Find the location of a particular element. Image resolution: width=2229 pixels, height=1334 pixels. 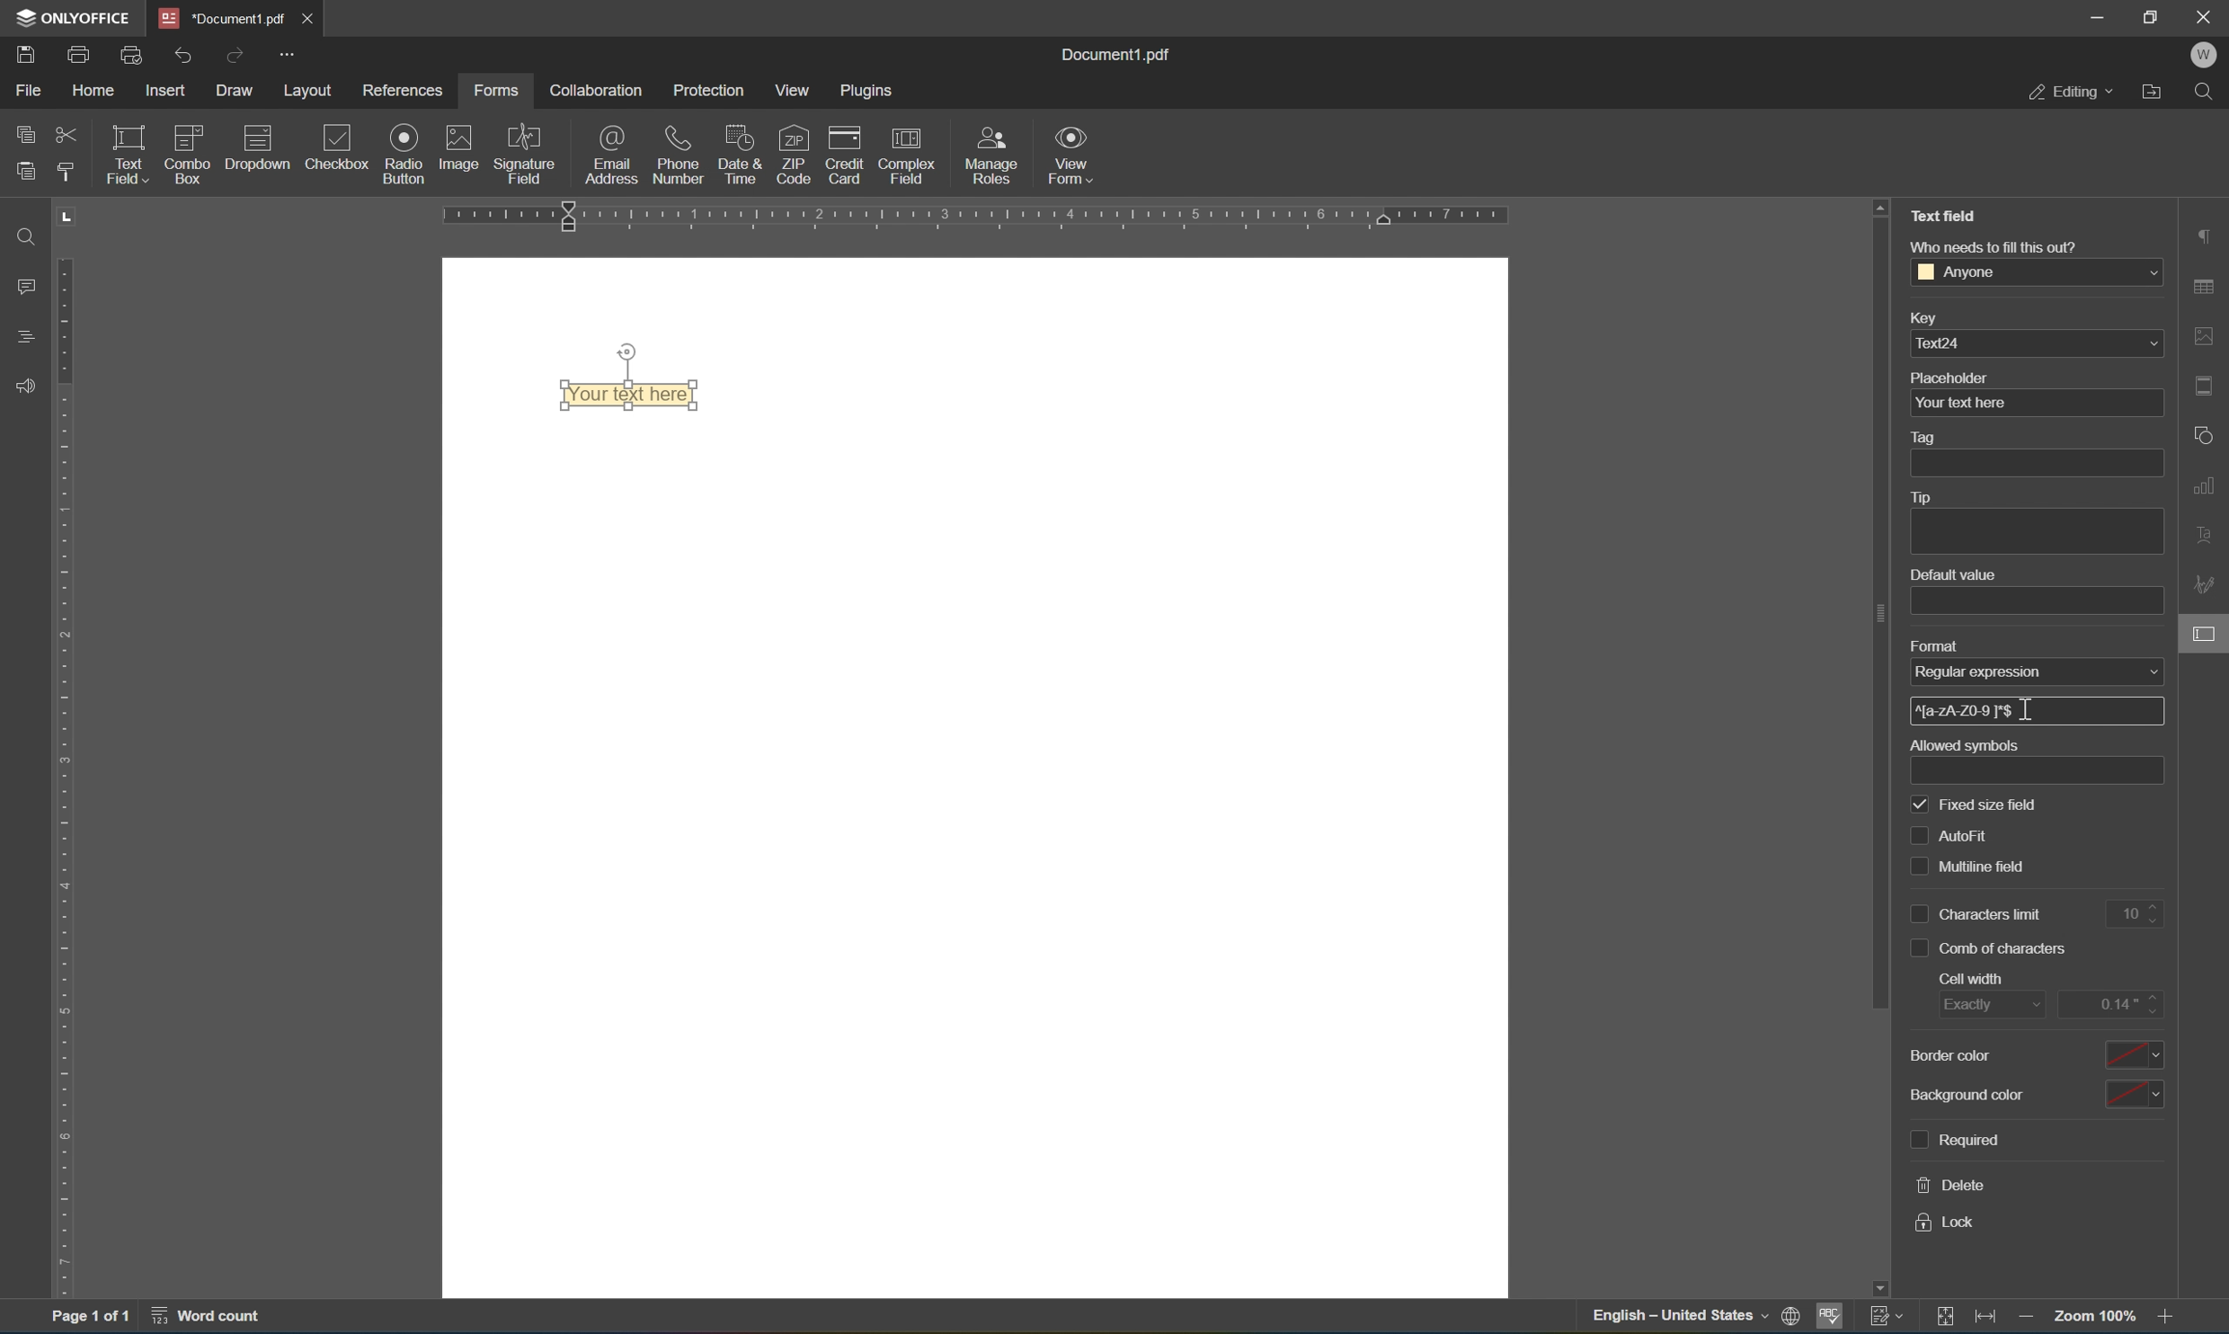

text field is located at coordinates (1949, 214).